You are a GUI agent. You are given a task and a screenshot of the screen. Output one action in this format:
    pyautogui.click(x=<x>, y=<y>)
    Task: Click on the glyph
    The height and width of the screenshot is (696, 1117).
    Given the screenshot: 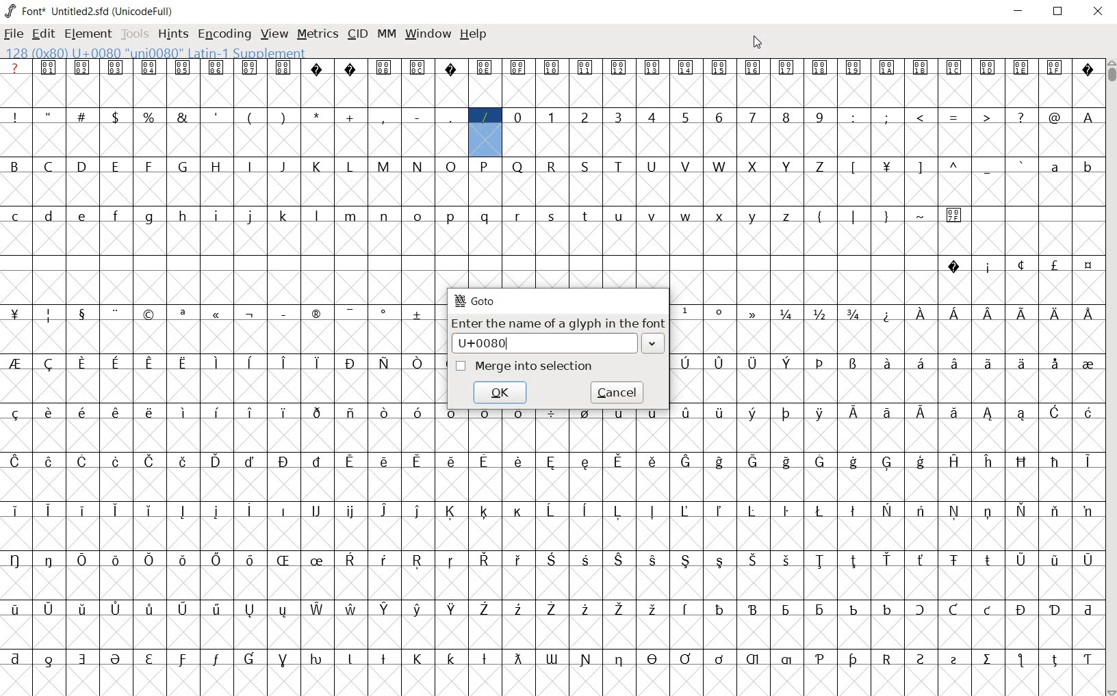 What is the action you would take?
    pyautogui.click(x=350, y=559)
    